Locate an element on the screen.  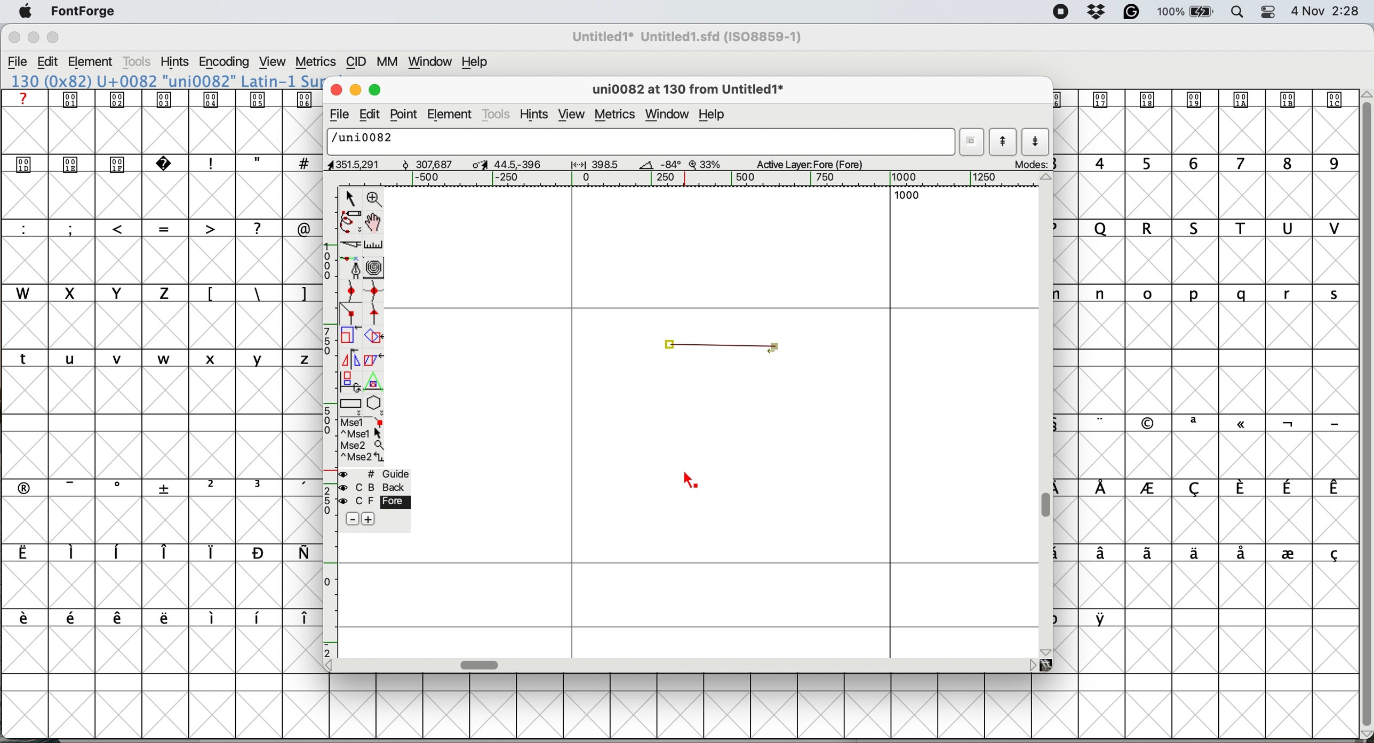
change whether spiro is active or not is located at coordinates (376, 268).